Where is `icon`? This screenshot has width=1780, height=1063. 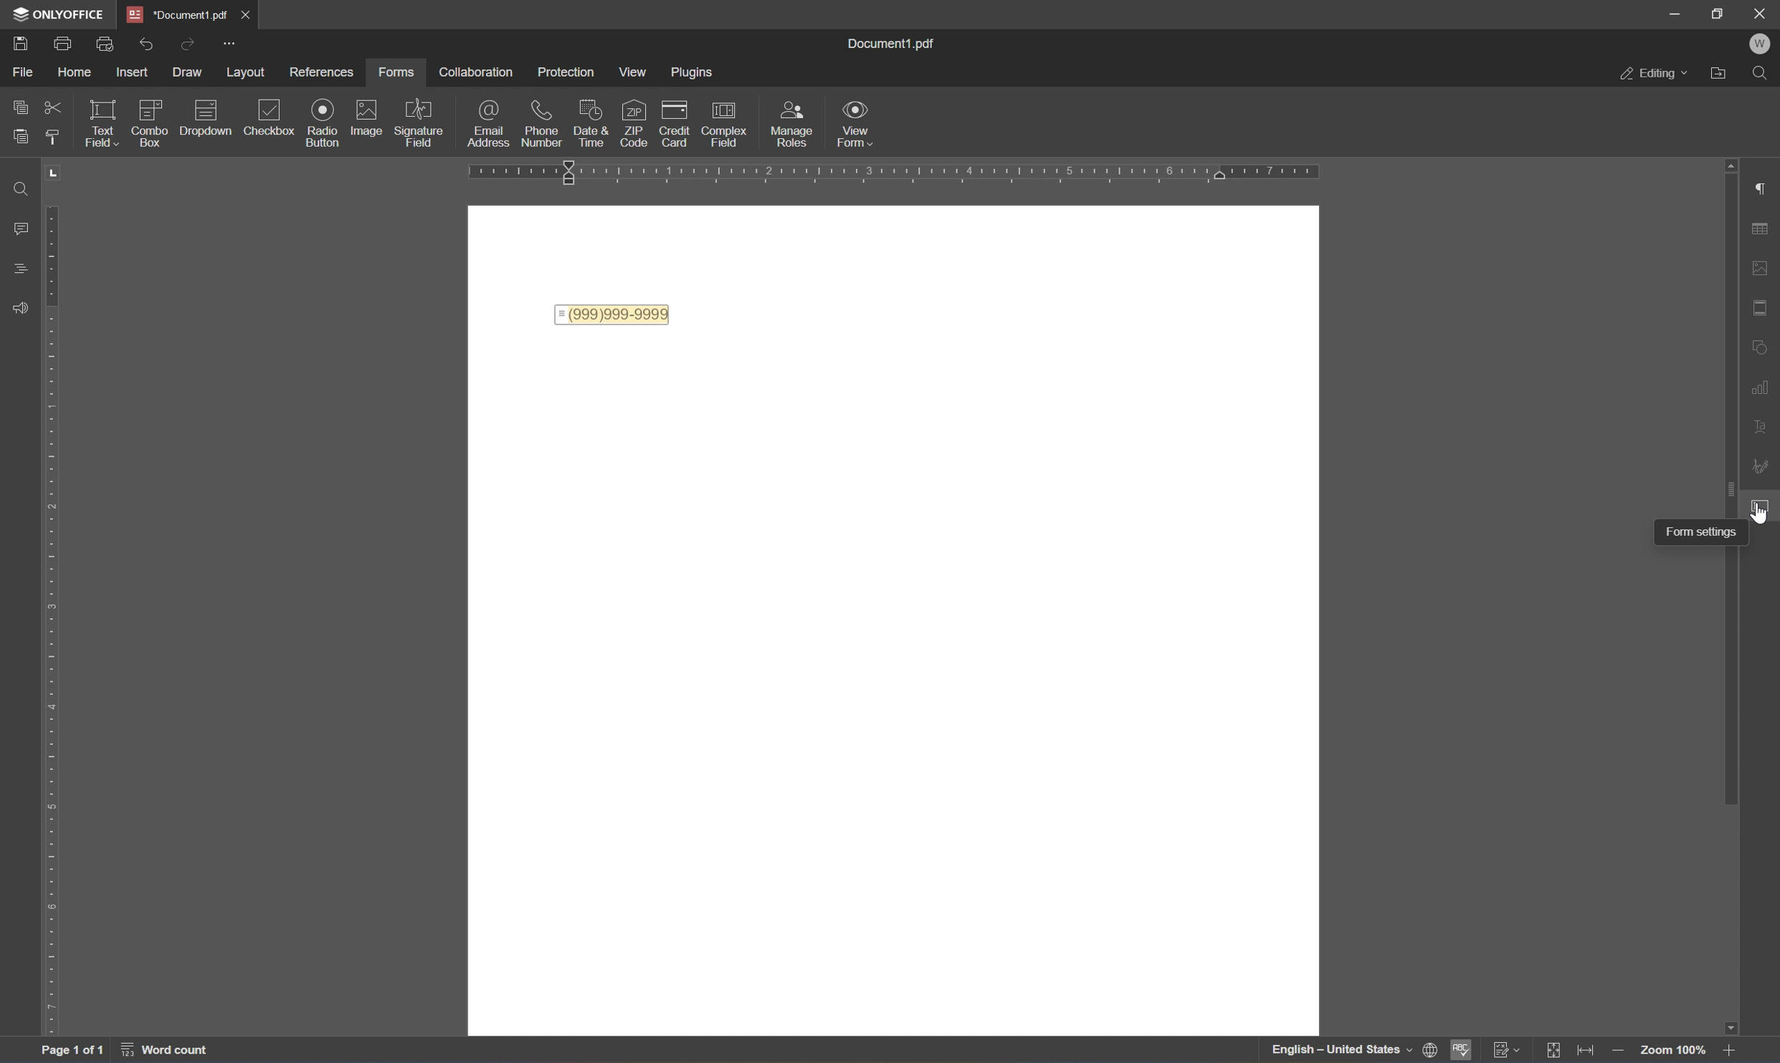
icon is located at coordinates (679, 115).